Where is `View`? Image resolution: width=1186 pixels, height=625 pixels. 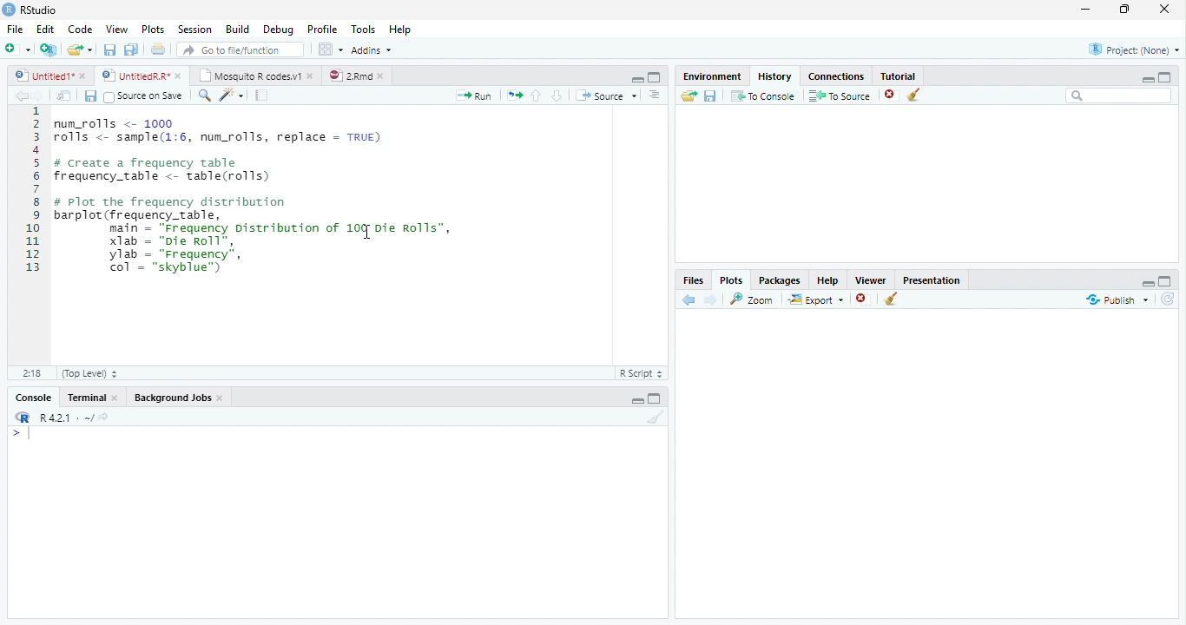
View is located at coordinates (117, 28).